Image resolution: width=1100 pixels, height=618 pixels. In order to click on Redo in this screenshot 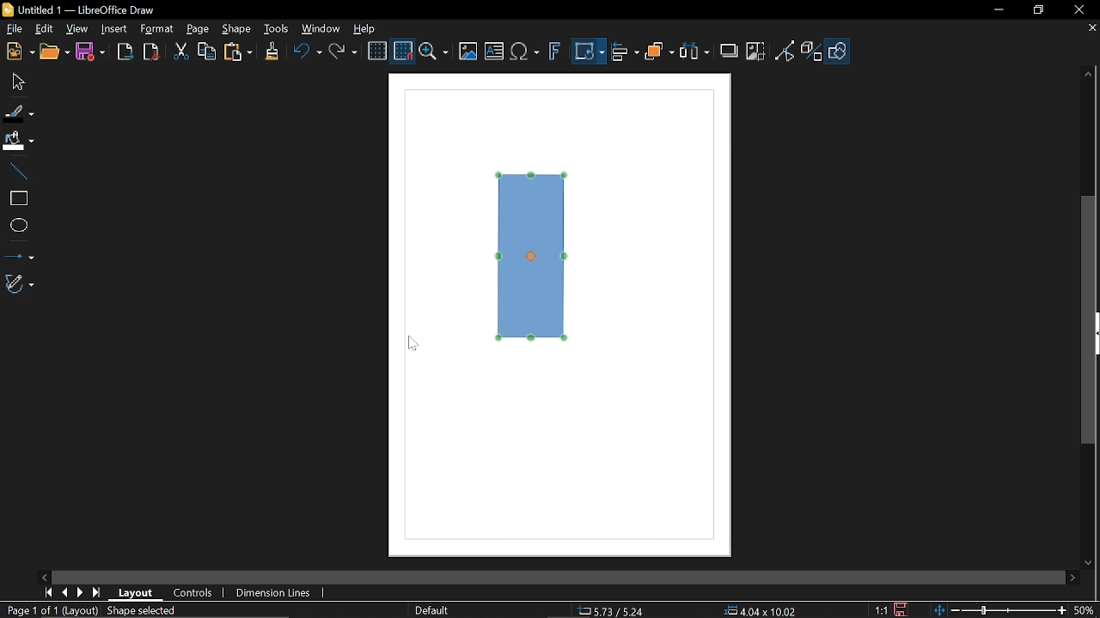, I will do `click(342, 53)`.